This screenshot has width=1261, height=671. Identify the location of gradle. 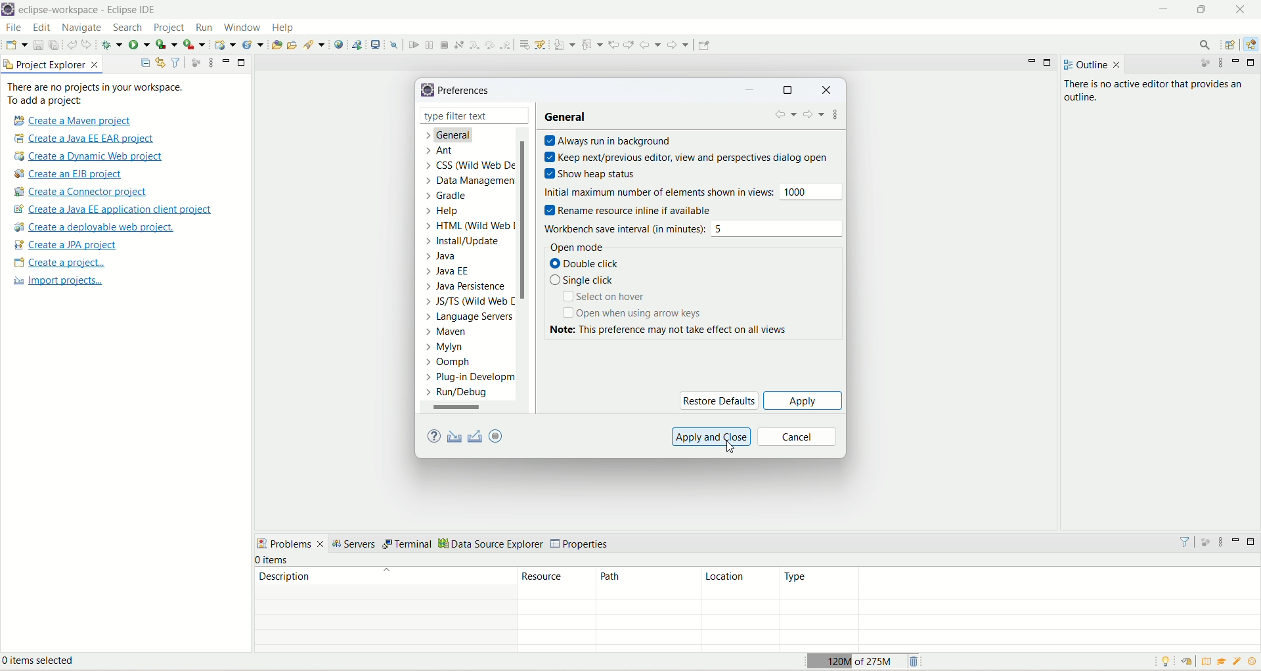
(451, 198).